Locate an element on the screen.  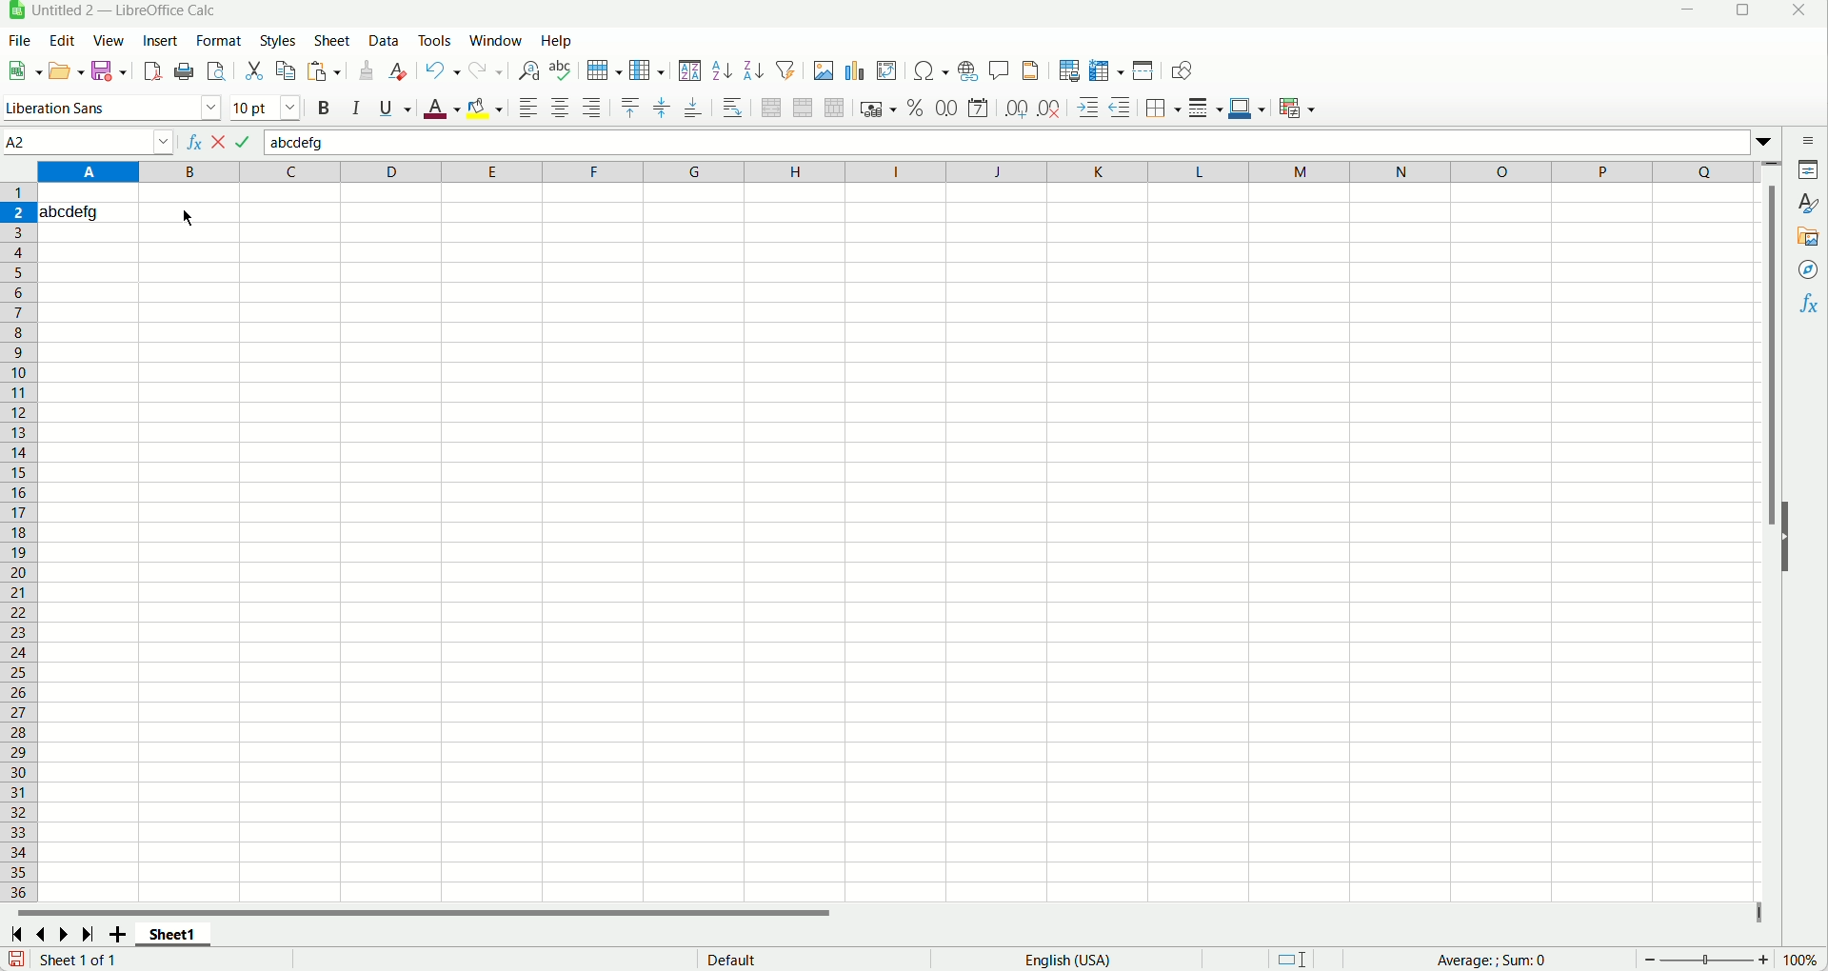
abcdefg is located at coordinates (72, 211).